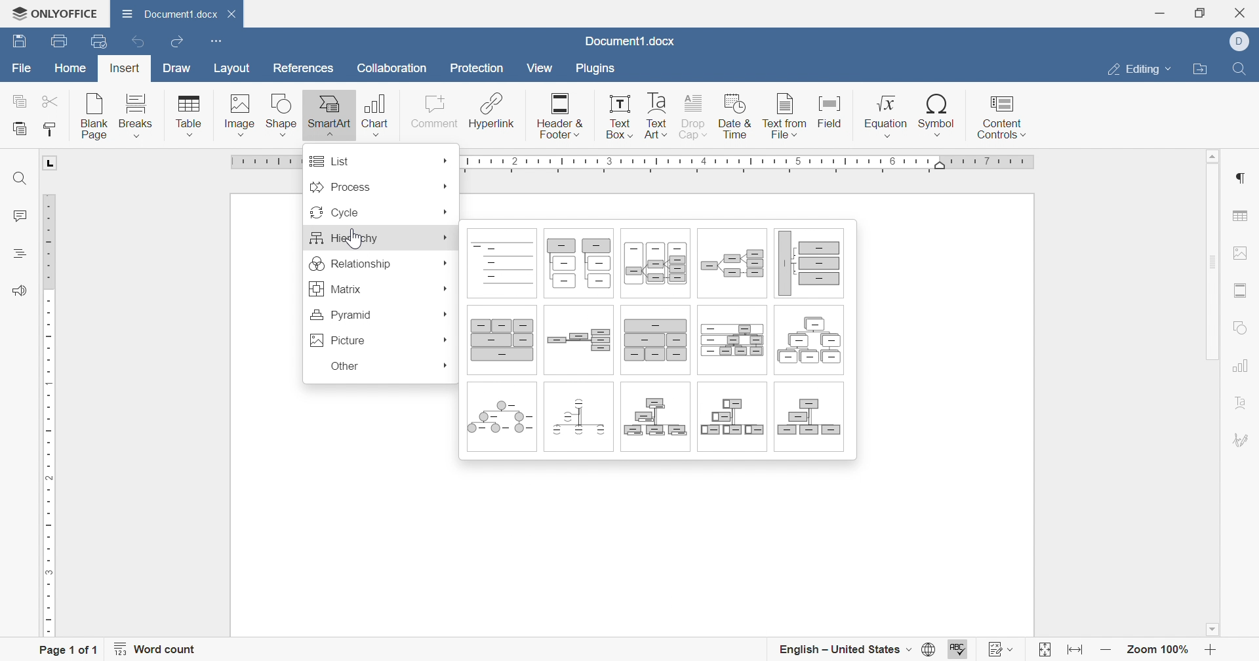 The image size is (1259, 661). Describe the element at coordinates (96, 116) in the screenshot. I see `Blank page` at that location.